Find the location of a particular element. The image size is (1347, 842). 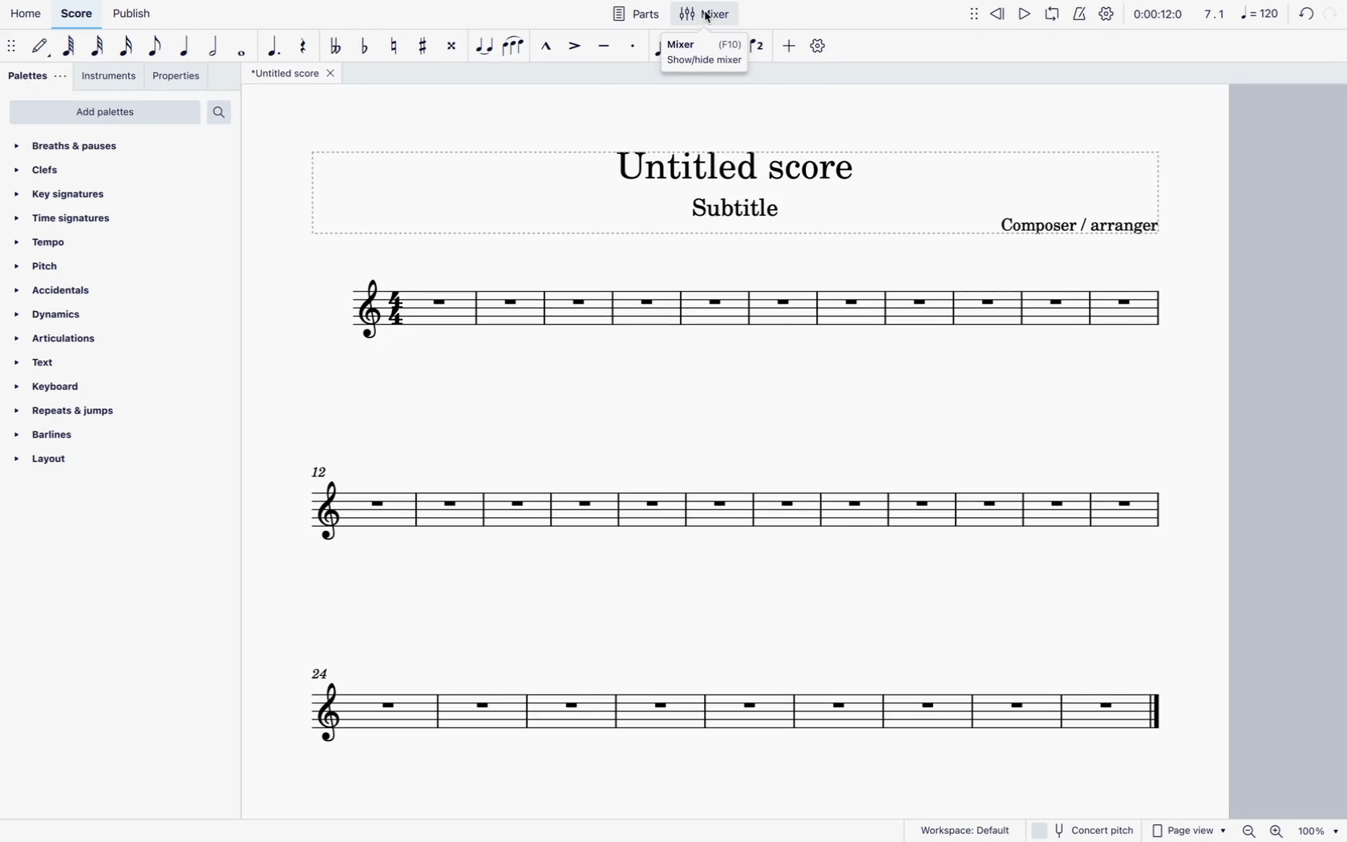

slur is located at coordinates (518, 47).